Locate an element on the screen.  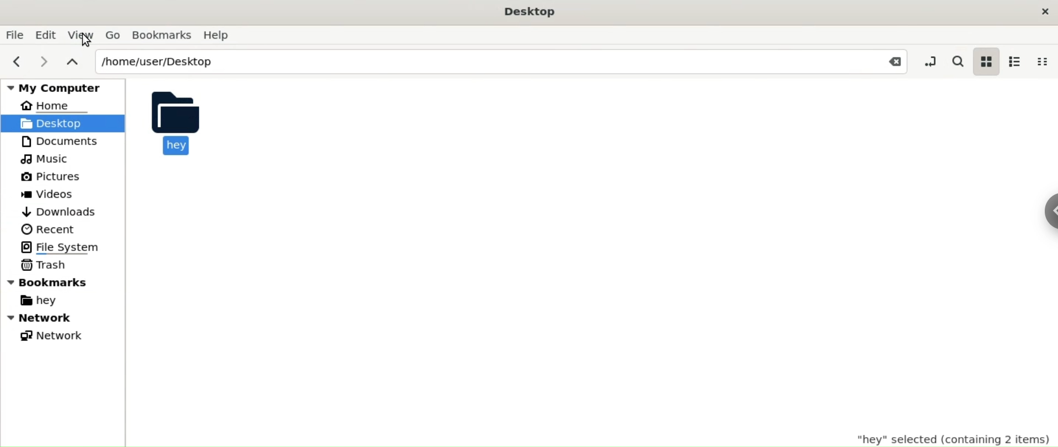
parent folders is located at coordinates (72, 61).